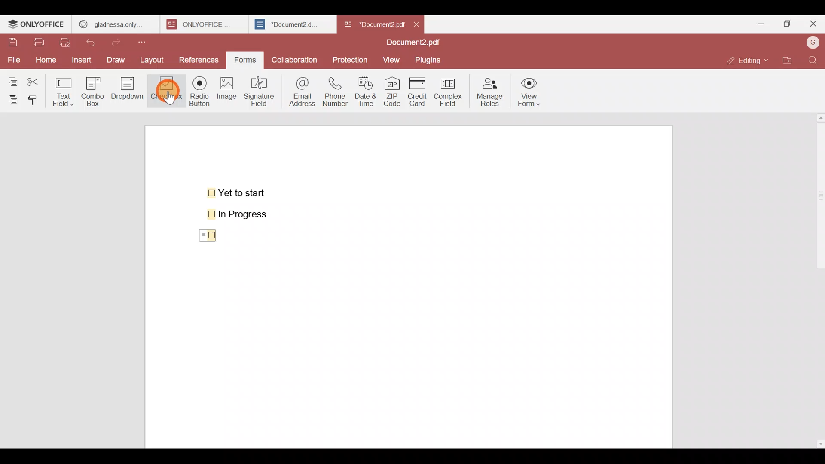 The height and width of the screenshot is (464, 825). Describe the element at coordinates (12, 43) in the screenshot. I see `Save` at that location.